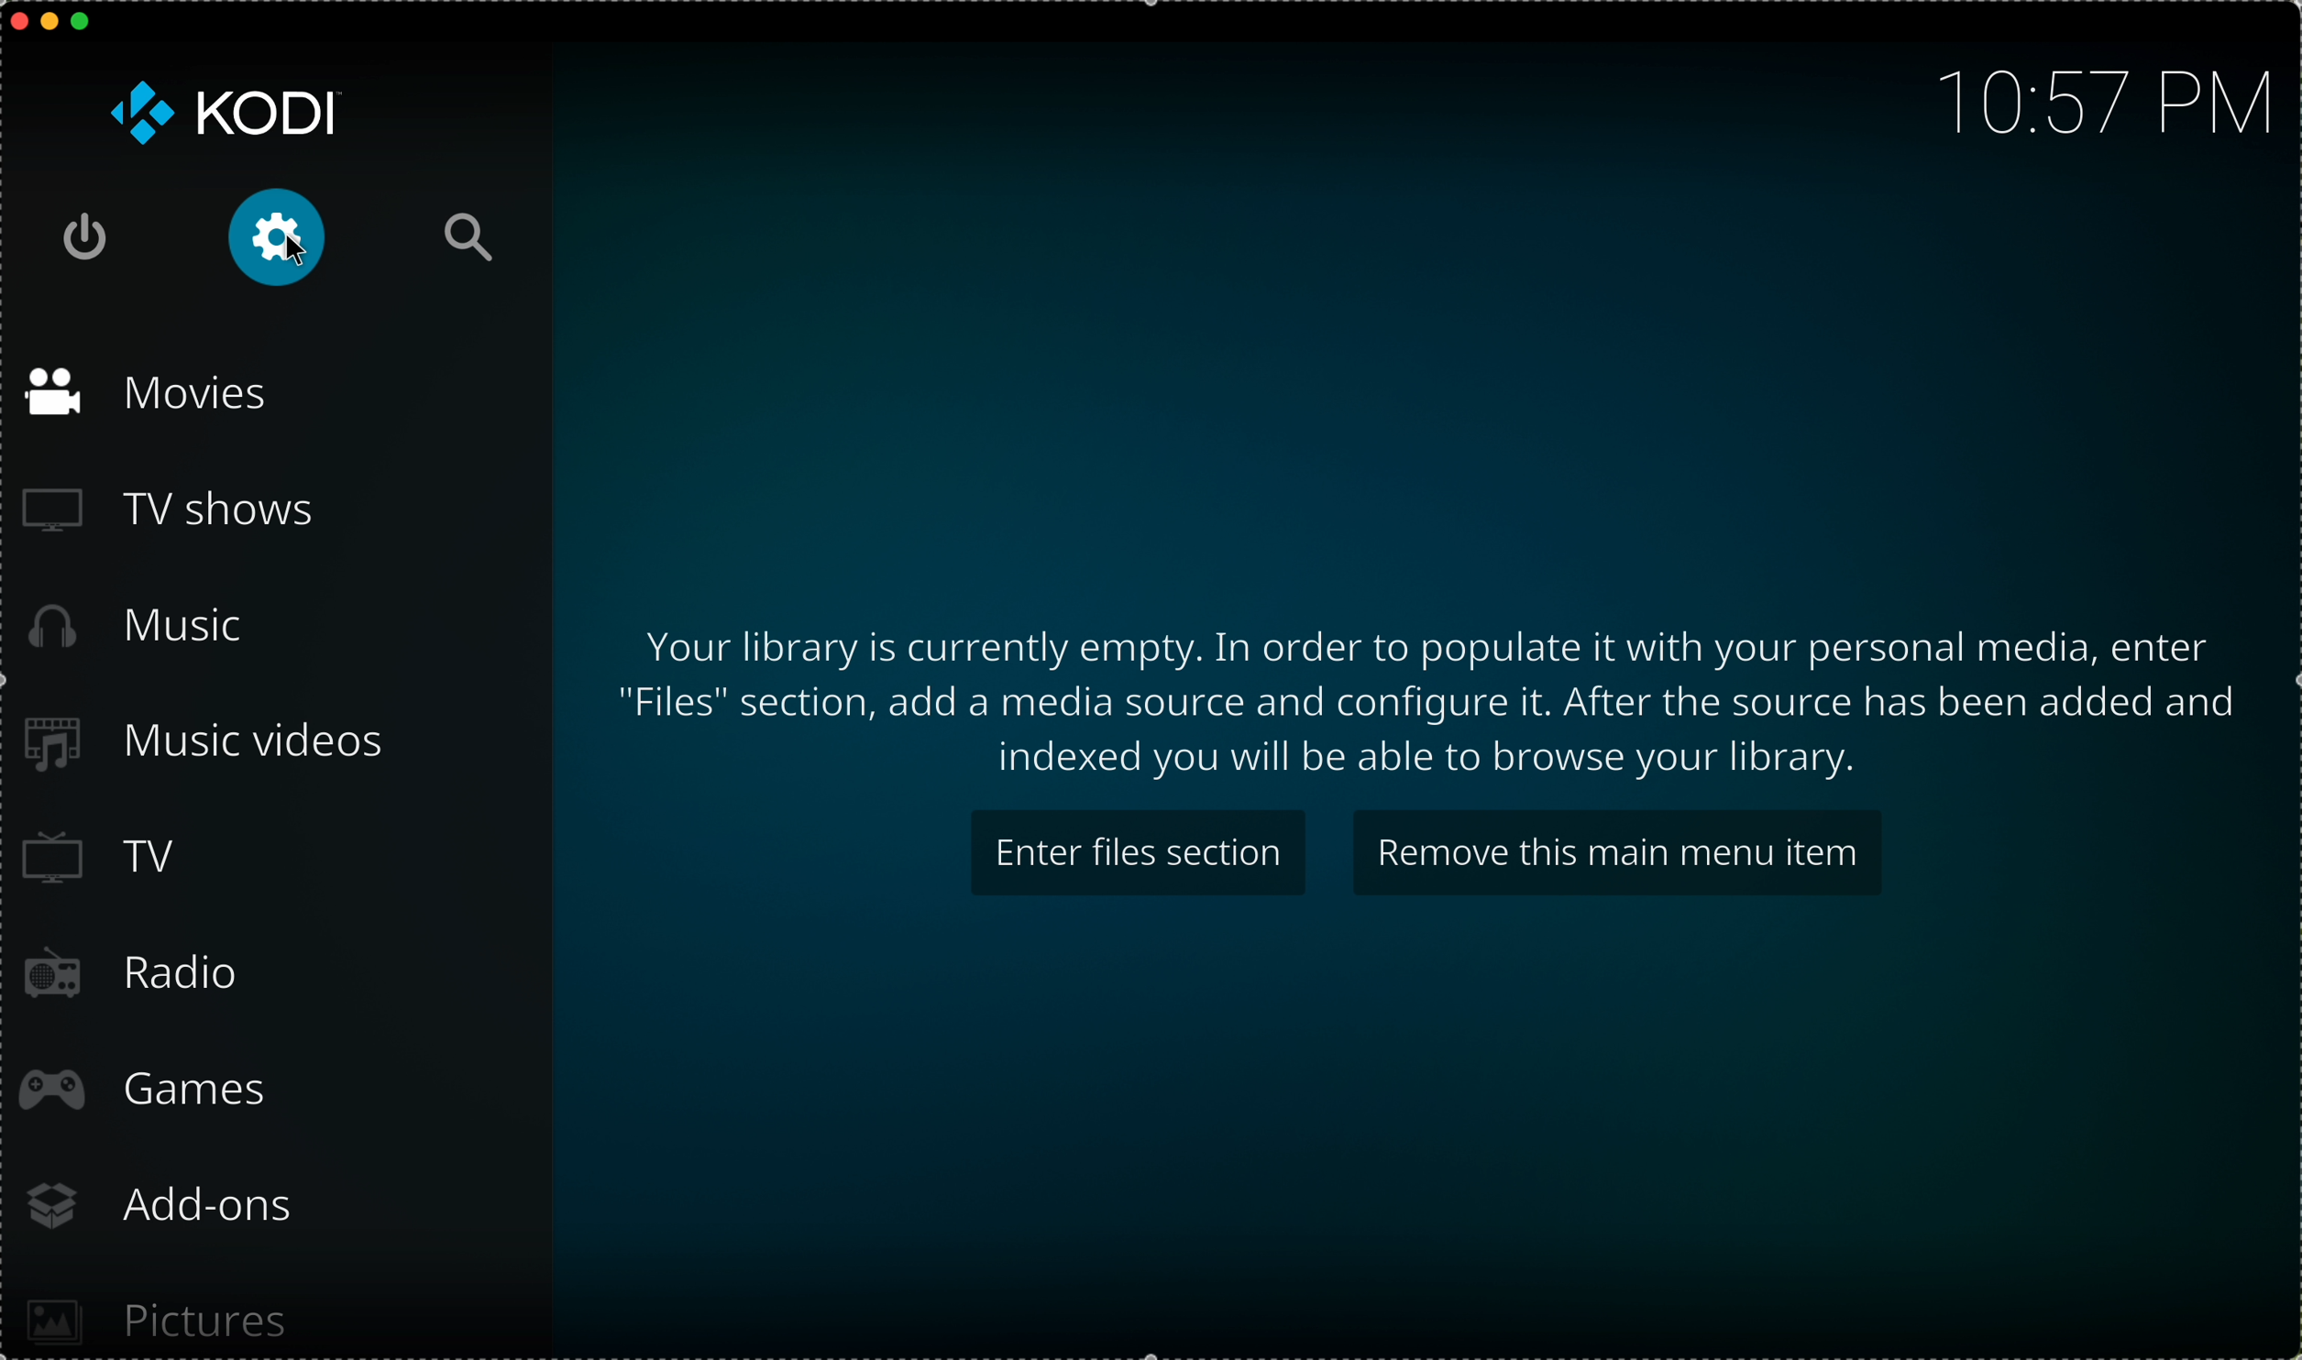  I want to click on click on settings, so click(279, 238).